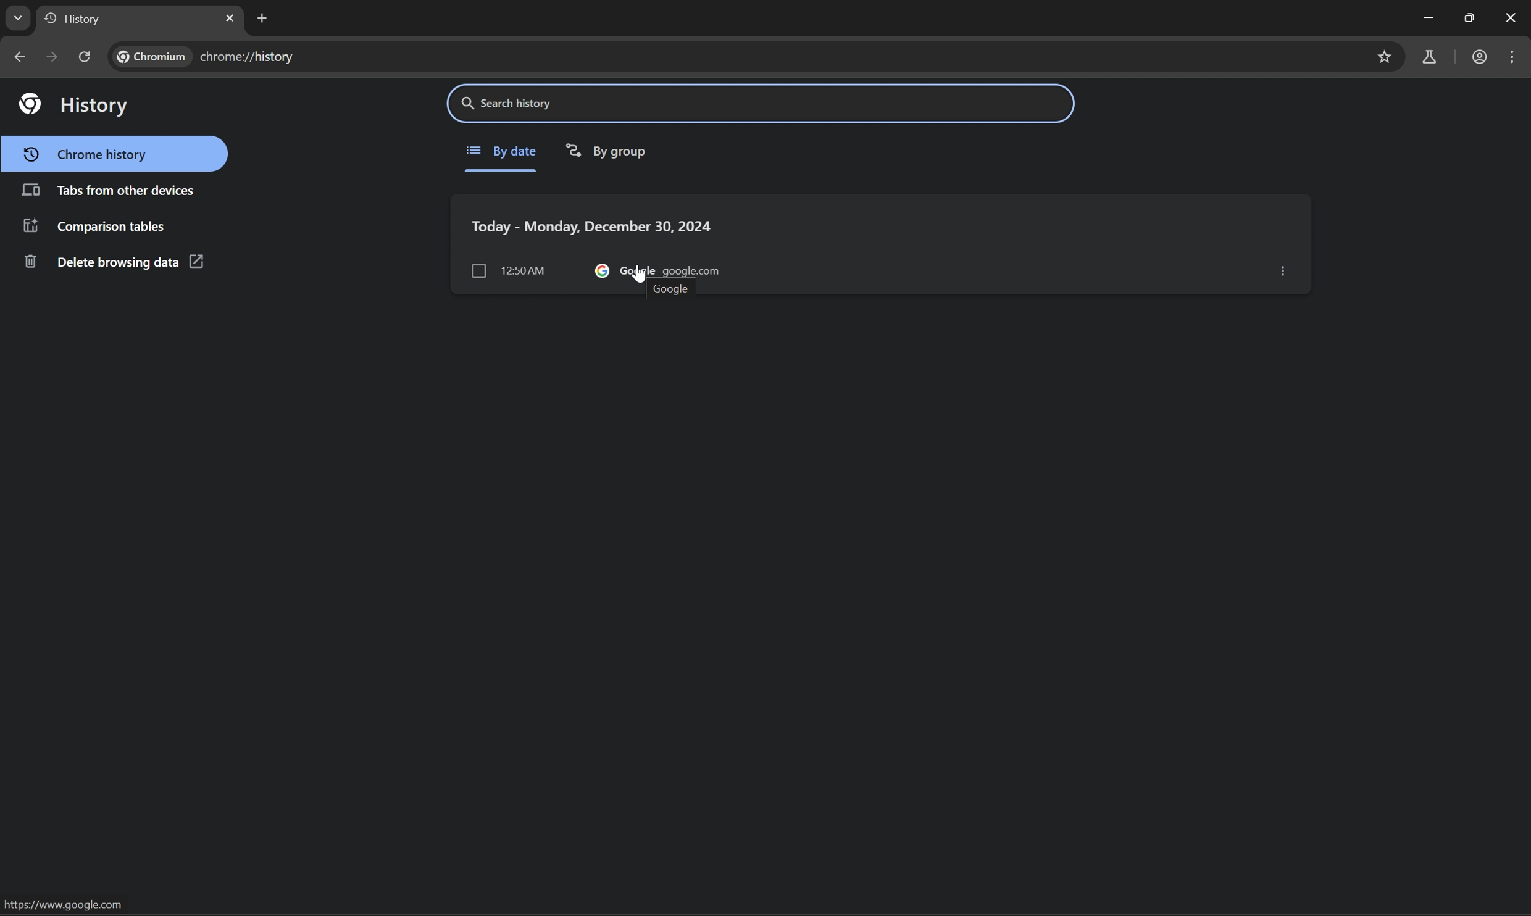 The image size is (1531, 916). What do you see at coordinates (1472, 18) in the screenshot?
I see `restore down` at bounding box center [1472, 18].